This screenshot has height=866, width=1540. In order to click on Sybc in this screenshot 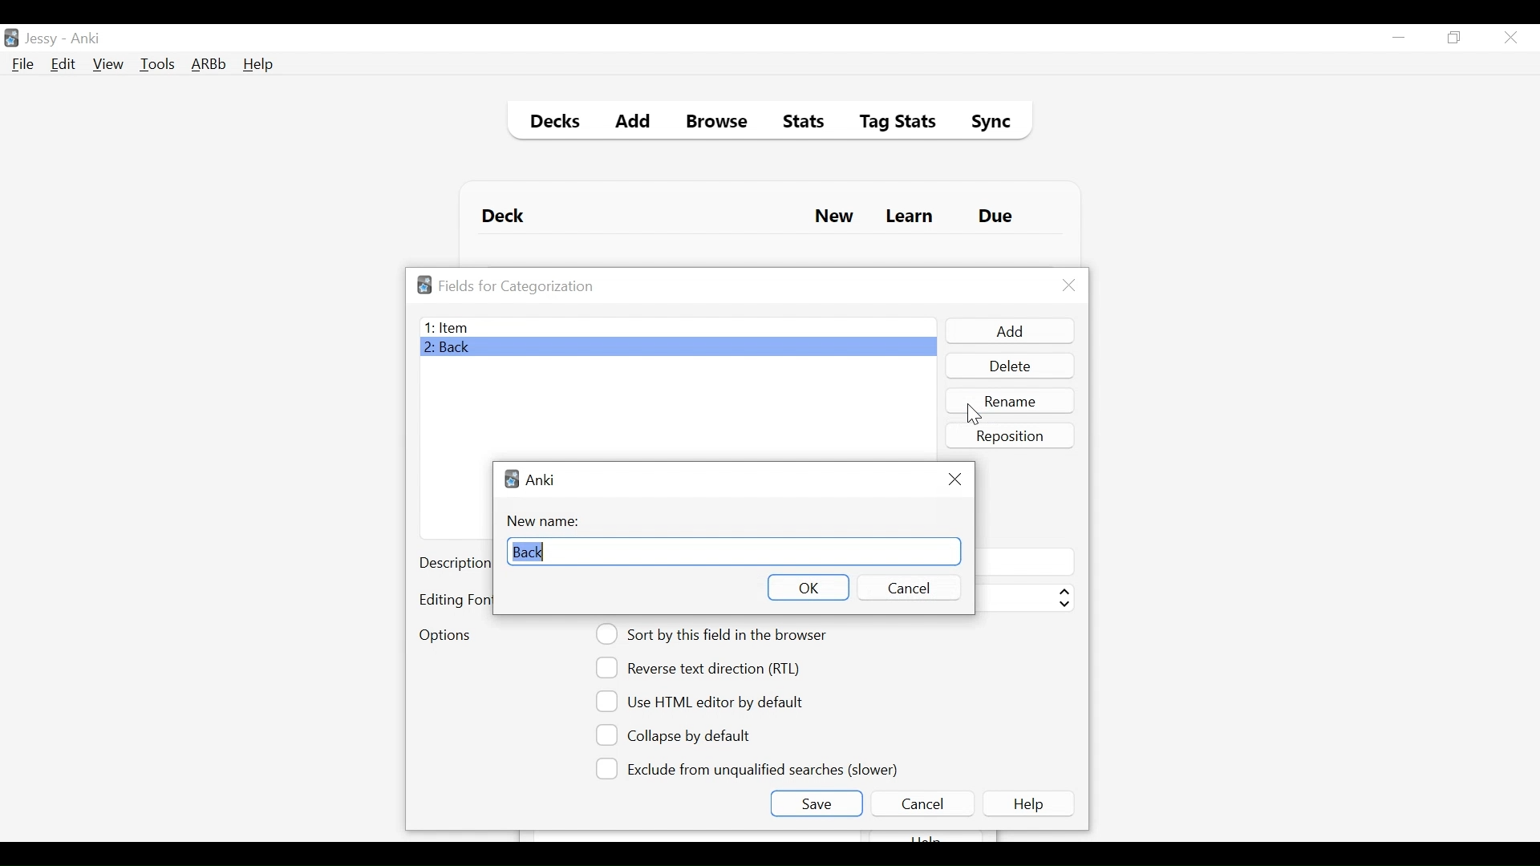, I will do `click(985, 123)`.